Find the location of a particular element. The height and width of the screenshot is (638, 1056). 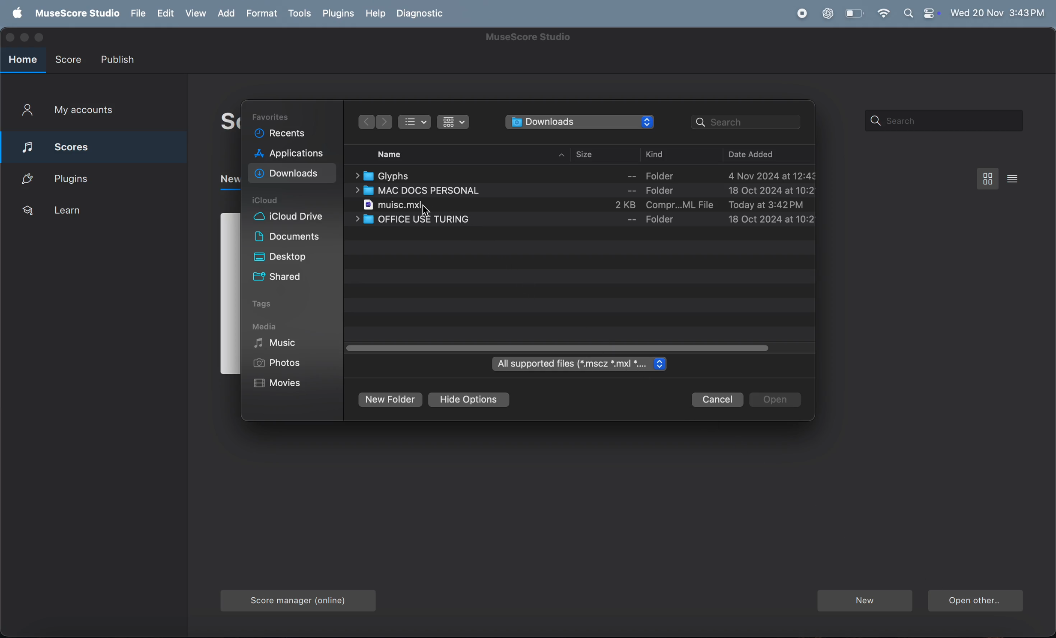

minimize is located at coordinates (23, 37).